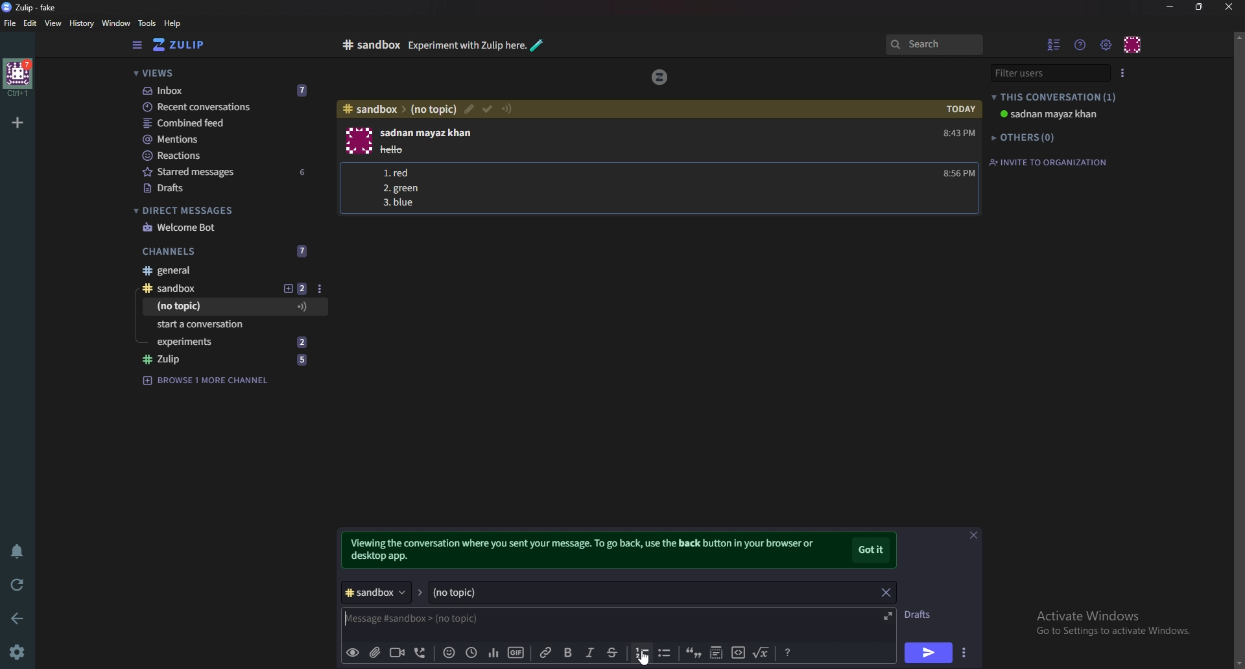  Describe the element at coordinates (397, 110) in the screenshot. I see `path` at that location.